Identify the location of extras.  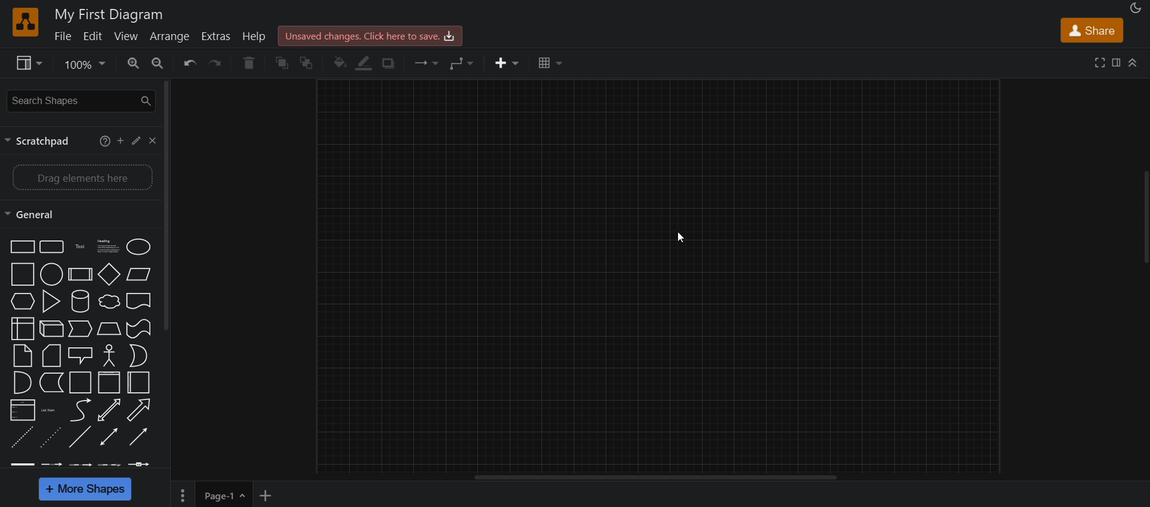
(217, 36).